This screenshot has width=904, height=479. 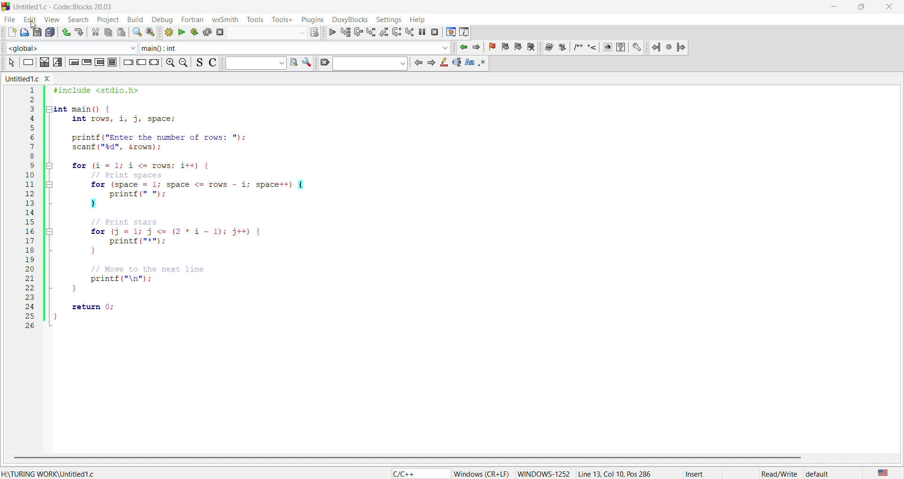 I want to click on search, so click(x=137, y=32).